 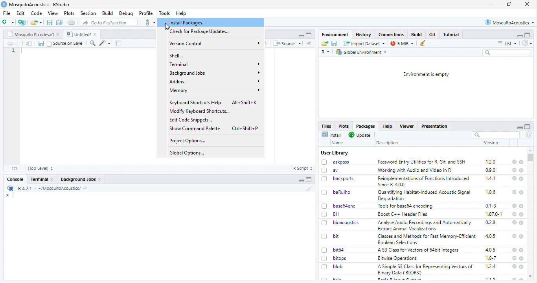 I want to click on Session, so click(x=89, y=13).